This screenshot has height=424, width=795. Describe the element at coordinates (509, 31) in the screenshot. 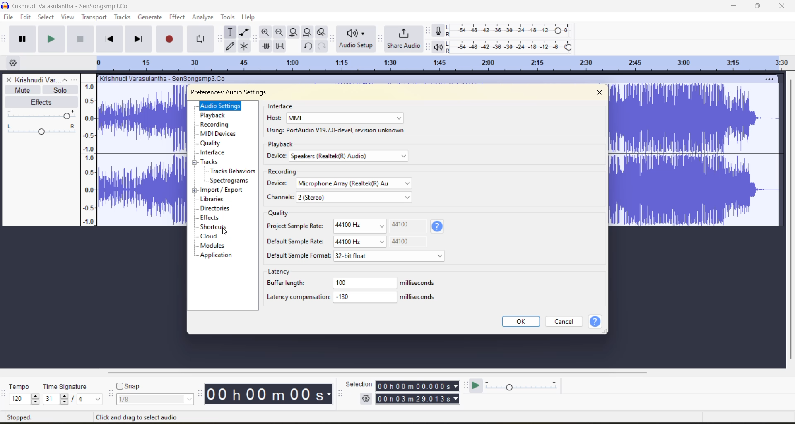

I see `recording level` at that location.